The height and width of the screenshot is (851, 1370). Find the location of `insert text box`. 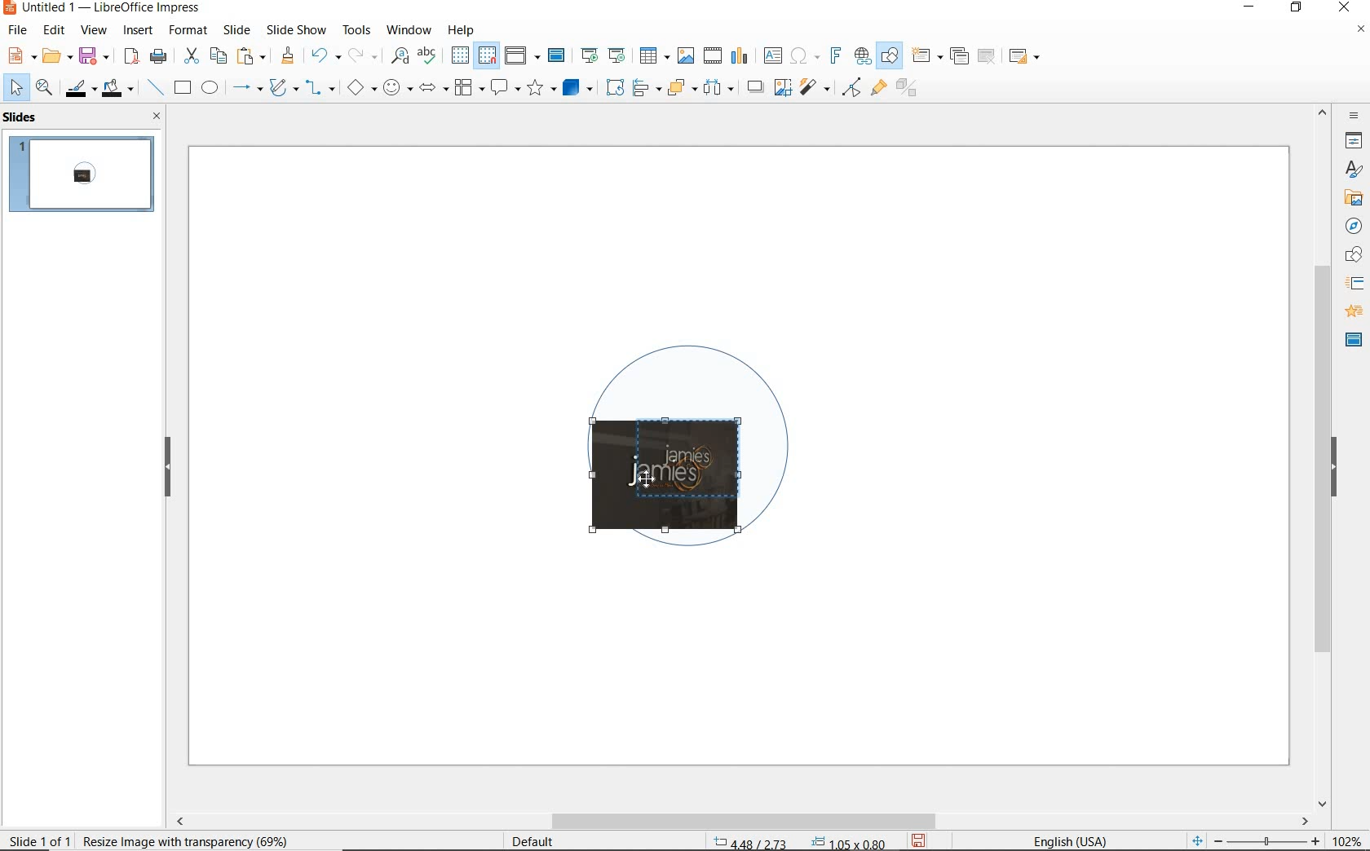

insert text box is located at coordinates (772, 55).